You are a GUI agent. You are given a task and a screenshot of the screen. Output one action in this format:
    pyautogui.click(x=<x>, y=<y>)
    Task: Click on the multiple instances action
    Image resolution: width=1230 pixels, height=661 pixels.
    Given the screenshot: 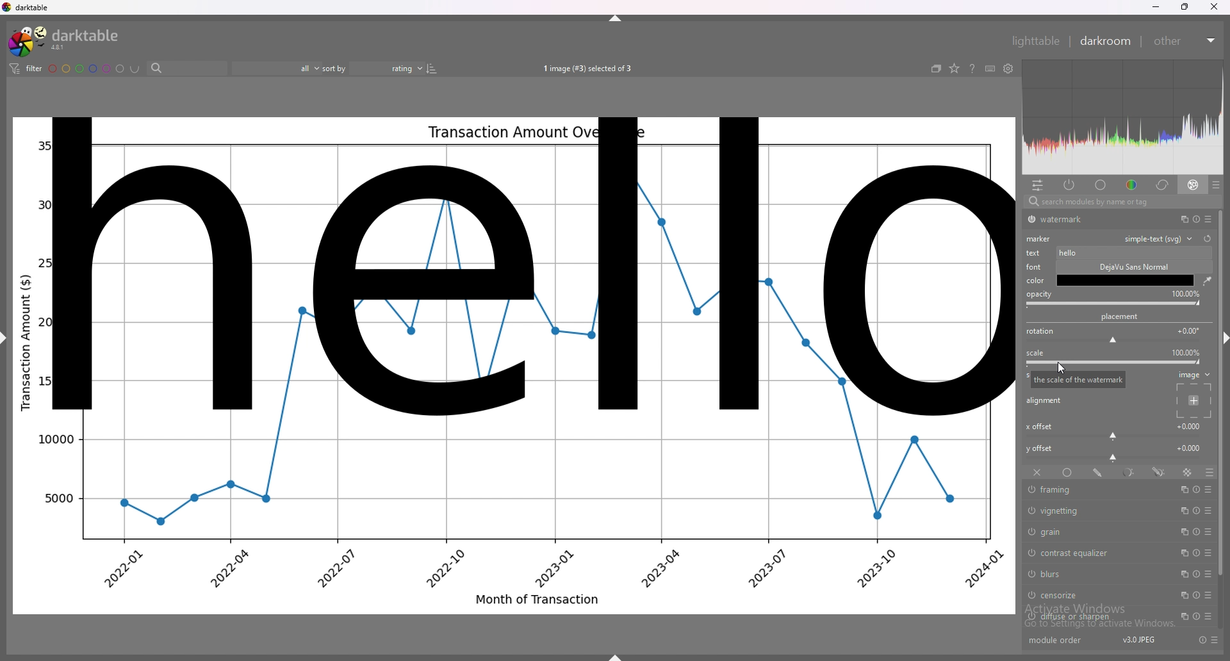 What is the action you would take?
    pyautogui.click(x=1184, y=532)
    